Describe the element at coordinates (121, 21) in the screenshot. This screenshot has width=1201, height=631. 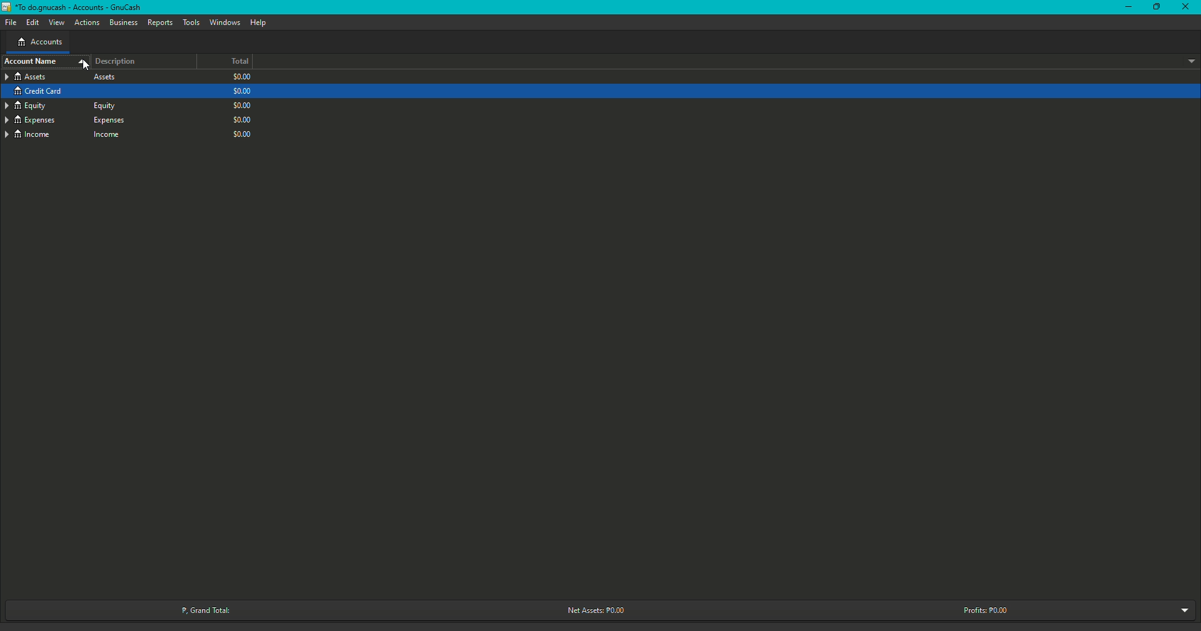
I see `Business` at that location.